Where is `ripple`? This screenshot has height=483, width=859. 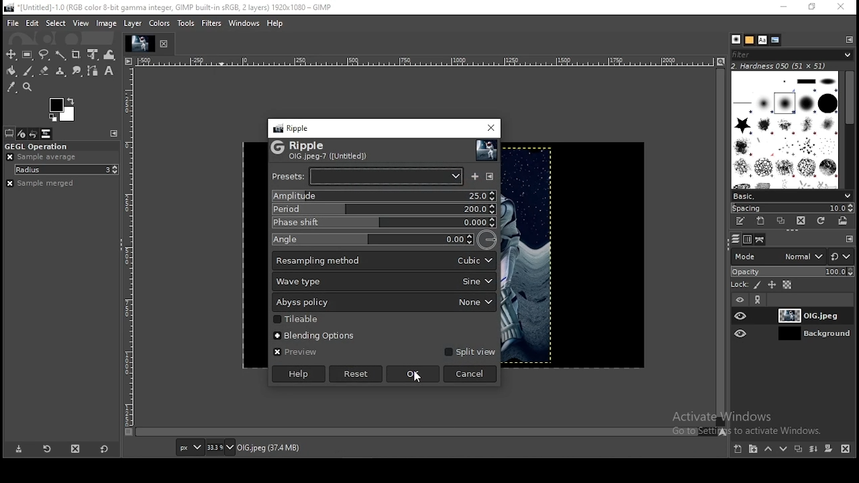
ripple is located at coordinates (293, 127).